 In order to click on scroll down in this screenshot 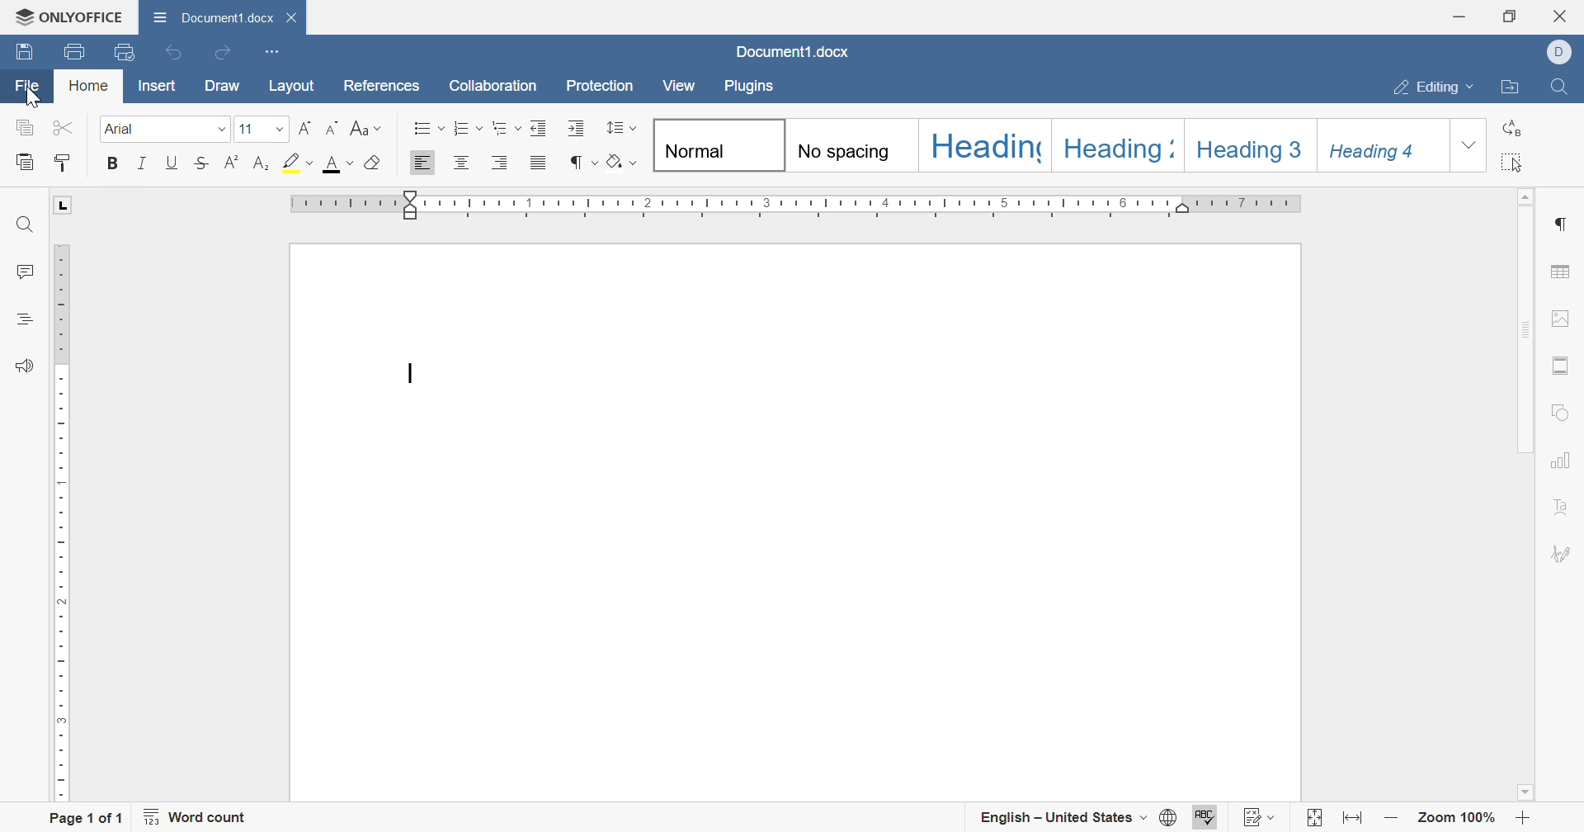, I will do `click(1530, 799)`.